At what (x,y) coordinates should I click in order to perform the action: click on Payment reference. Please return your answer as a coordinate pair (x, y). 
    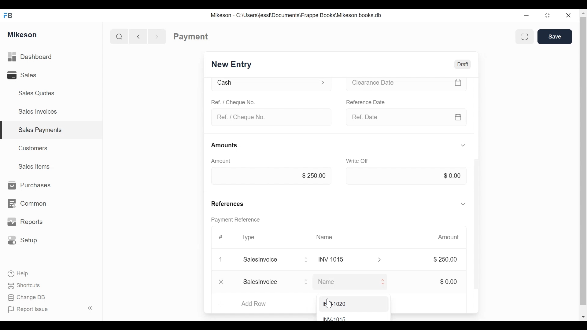
    Looking at the image, I should click on (241, 220).